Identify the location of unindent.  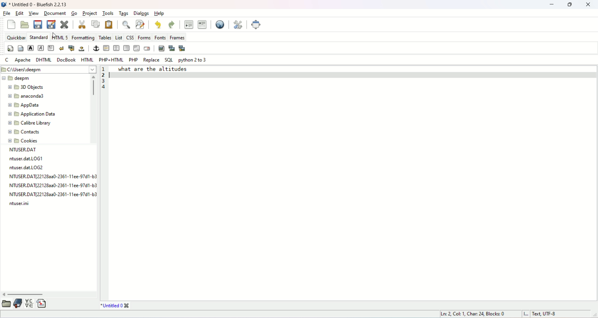
(189, 24).